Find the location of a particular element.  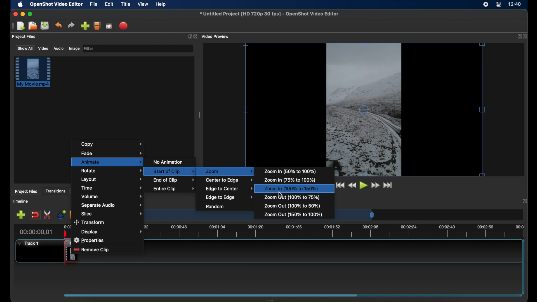

video is located at coordinates (43, 49).